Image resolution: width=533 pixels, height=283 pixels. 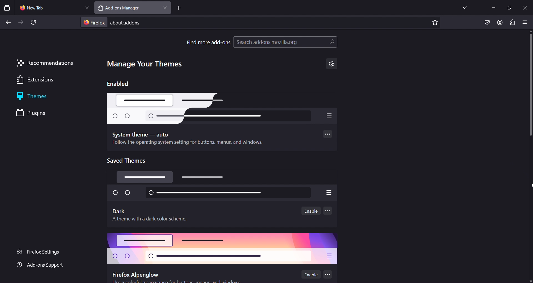 What do you see at coordinates (487, 23) in the screenshot?
I see `save to pocket` at bounding box center [487, 23].